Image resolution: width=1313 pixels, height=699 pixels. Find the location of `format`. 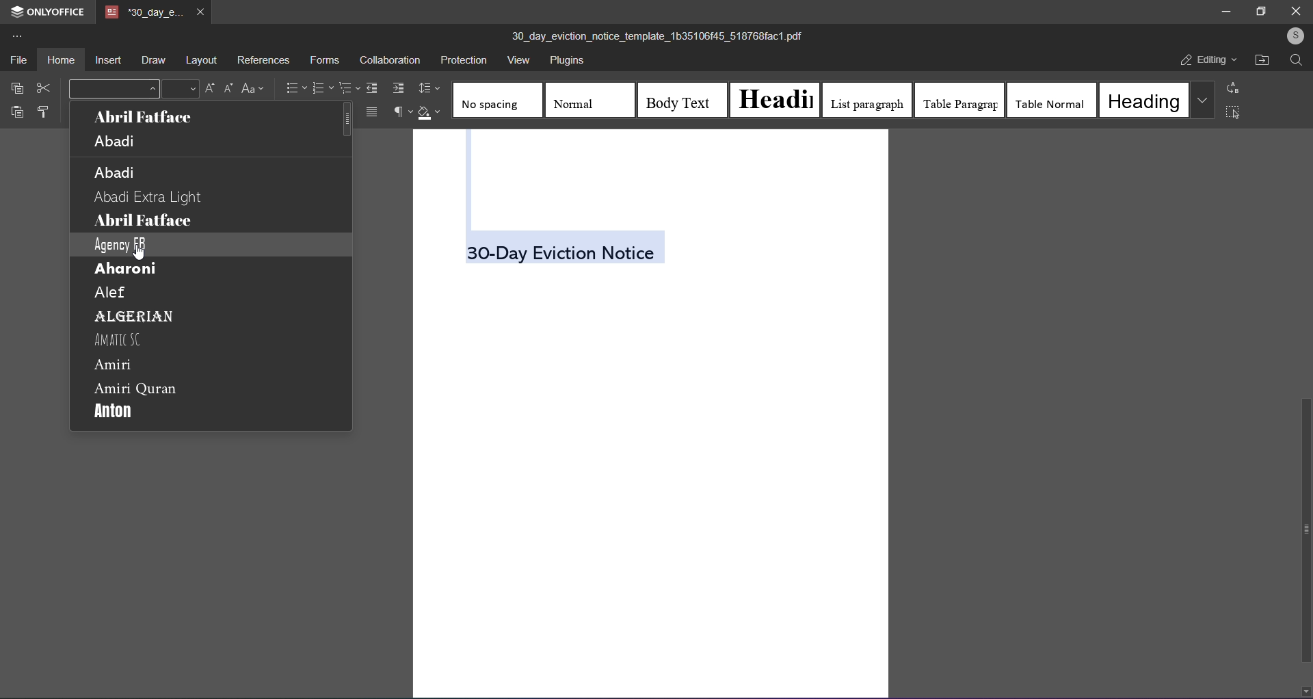

format is located at coordinates (43, 111).